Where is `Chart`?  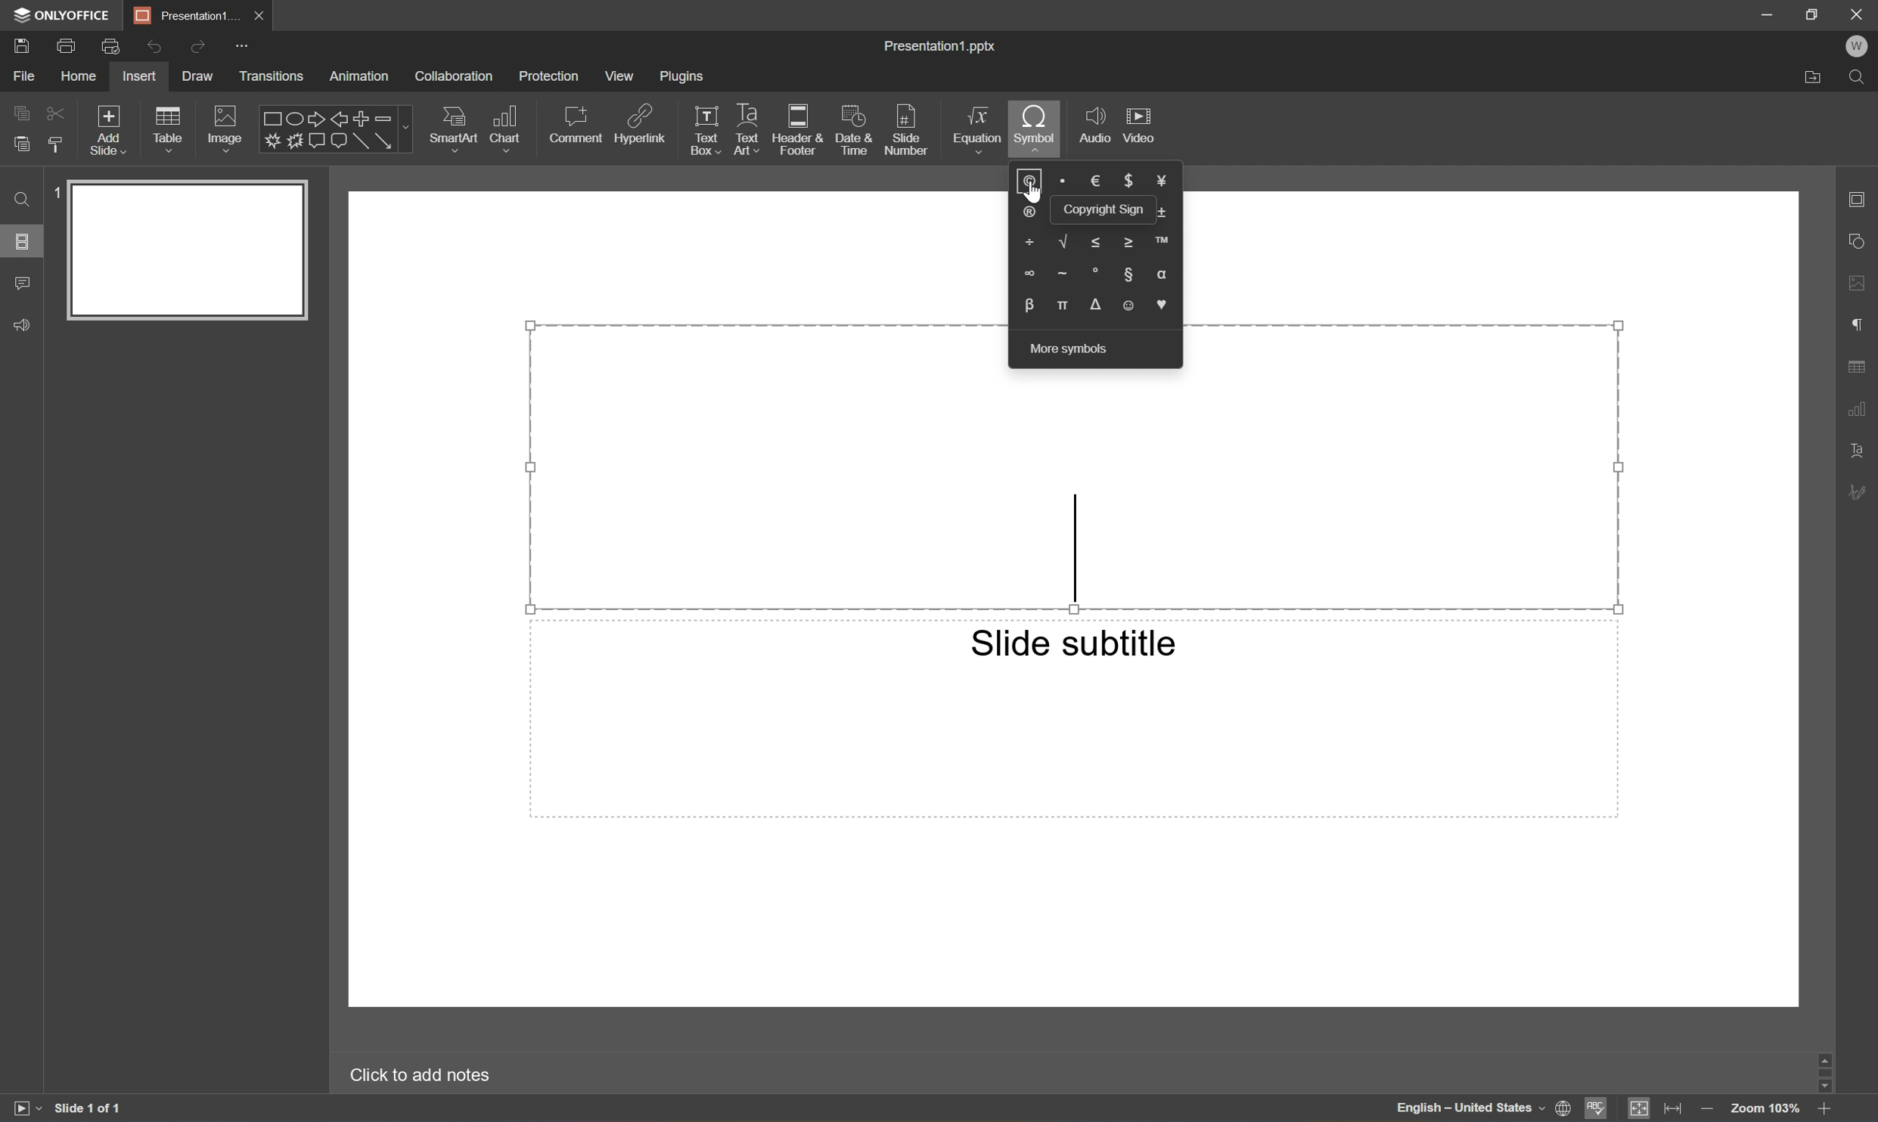
Chart is located at coordinates (508, 123).